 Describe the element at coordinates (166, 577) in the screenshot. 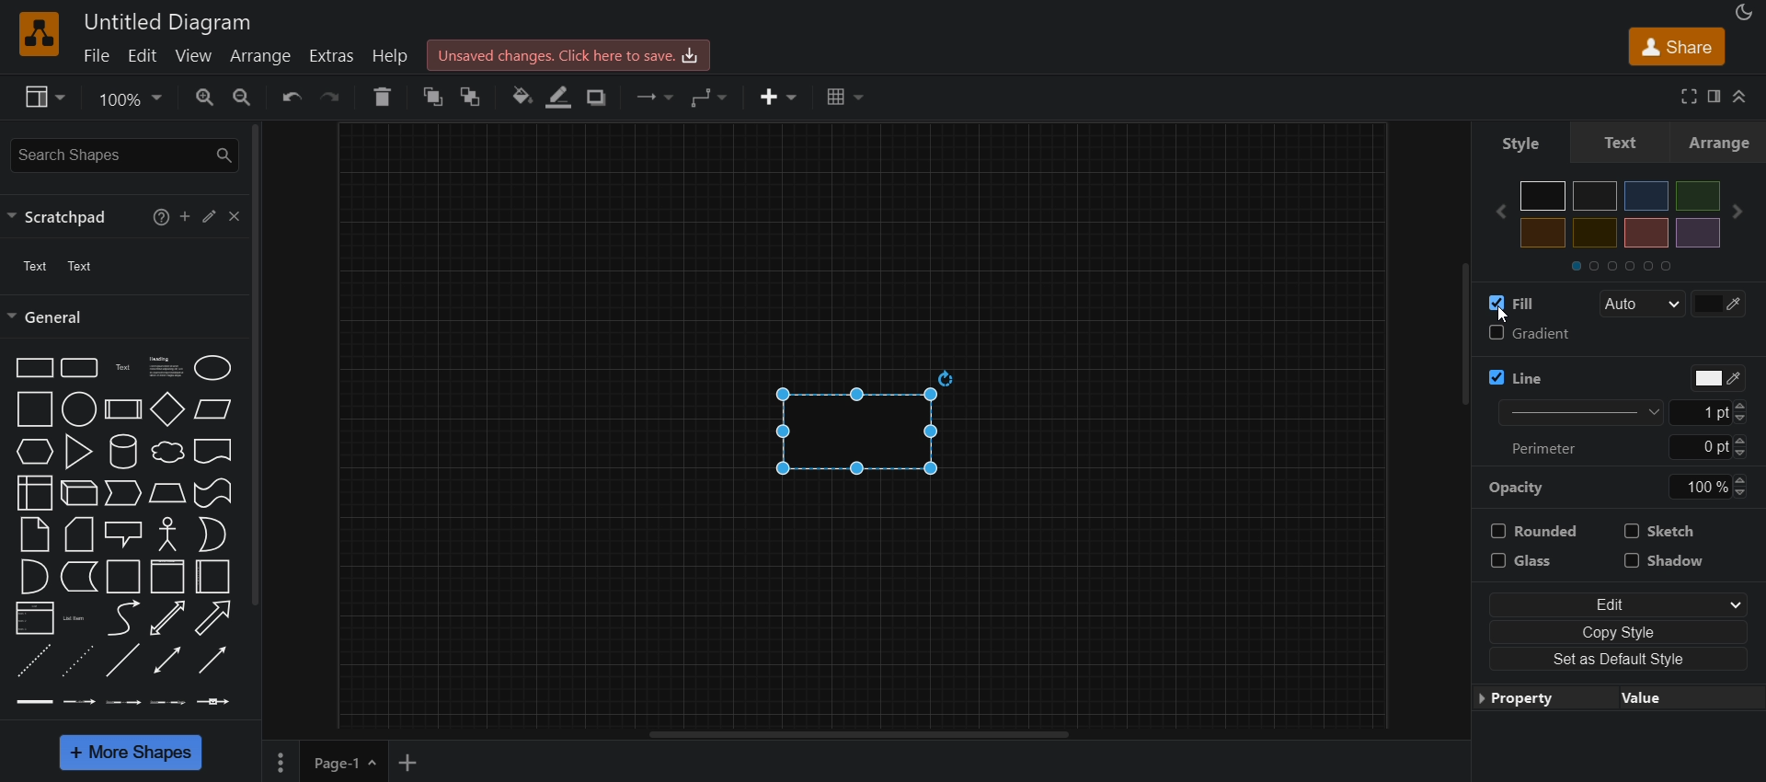

I see `vertical container` at that location.